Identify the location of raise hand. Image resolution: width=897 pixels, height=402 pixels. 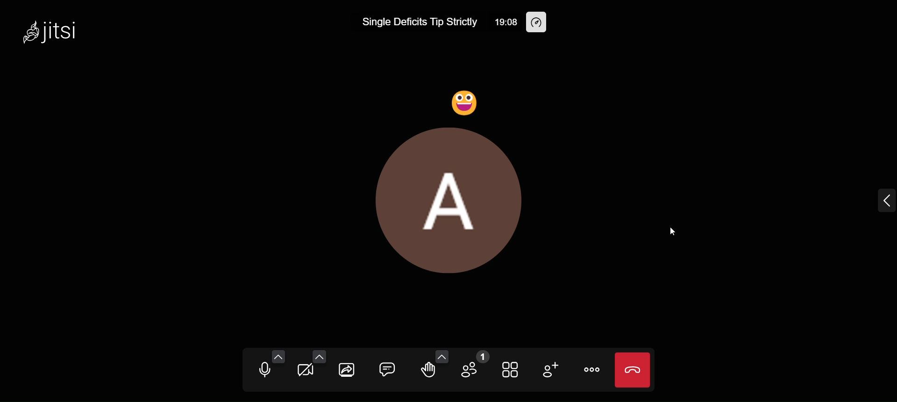
(428, 370).